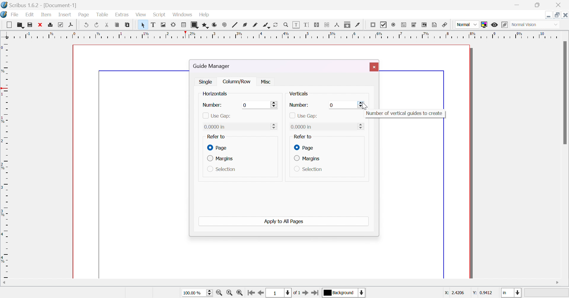 The width and height of the screenshot is (569, 298). I want to click on open, so click(20, 24).